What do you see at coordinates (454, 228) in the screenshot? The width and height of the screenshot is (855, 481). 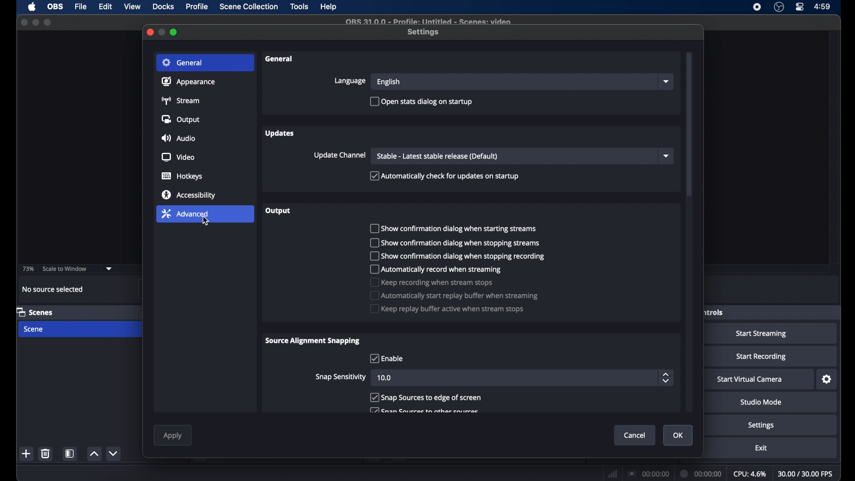 I see `show confirmation dialog when starting streams` at bounding box center [454, 228].